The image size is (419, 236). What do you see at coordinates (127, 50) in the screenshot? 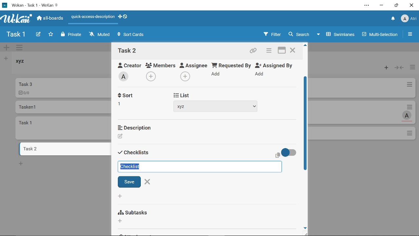
I see `Card name` at bounding box center [127, 50].